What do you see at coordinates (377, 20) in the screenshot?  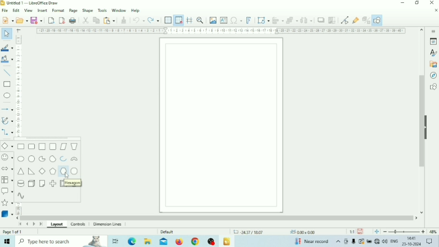 I see `Show Draw Functions` at bounding box center [377, 20].